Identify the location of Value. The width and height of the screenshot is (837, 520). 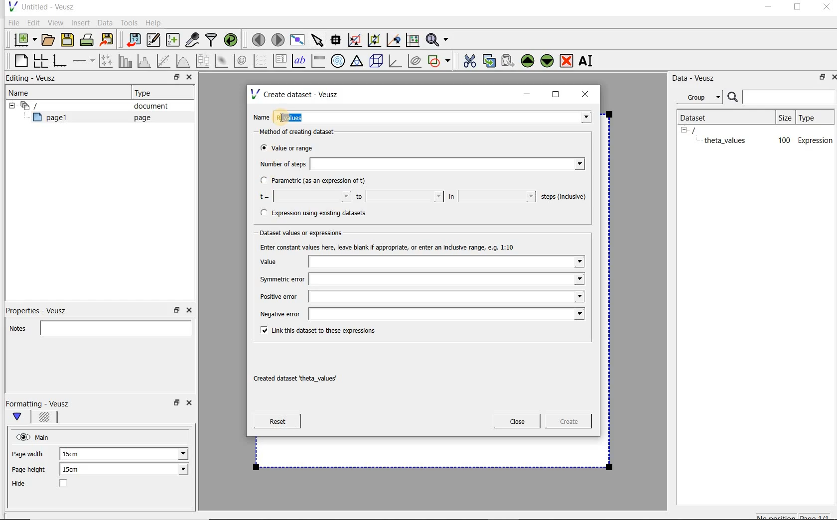
(421, 262).